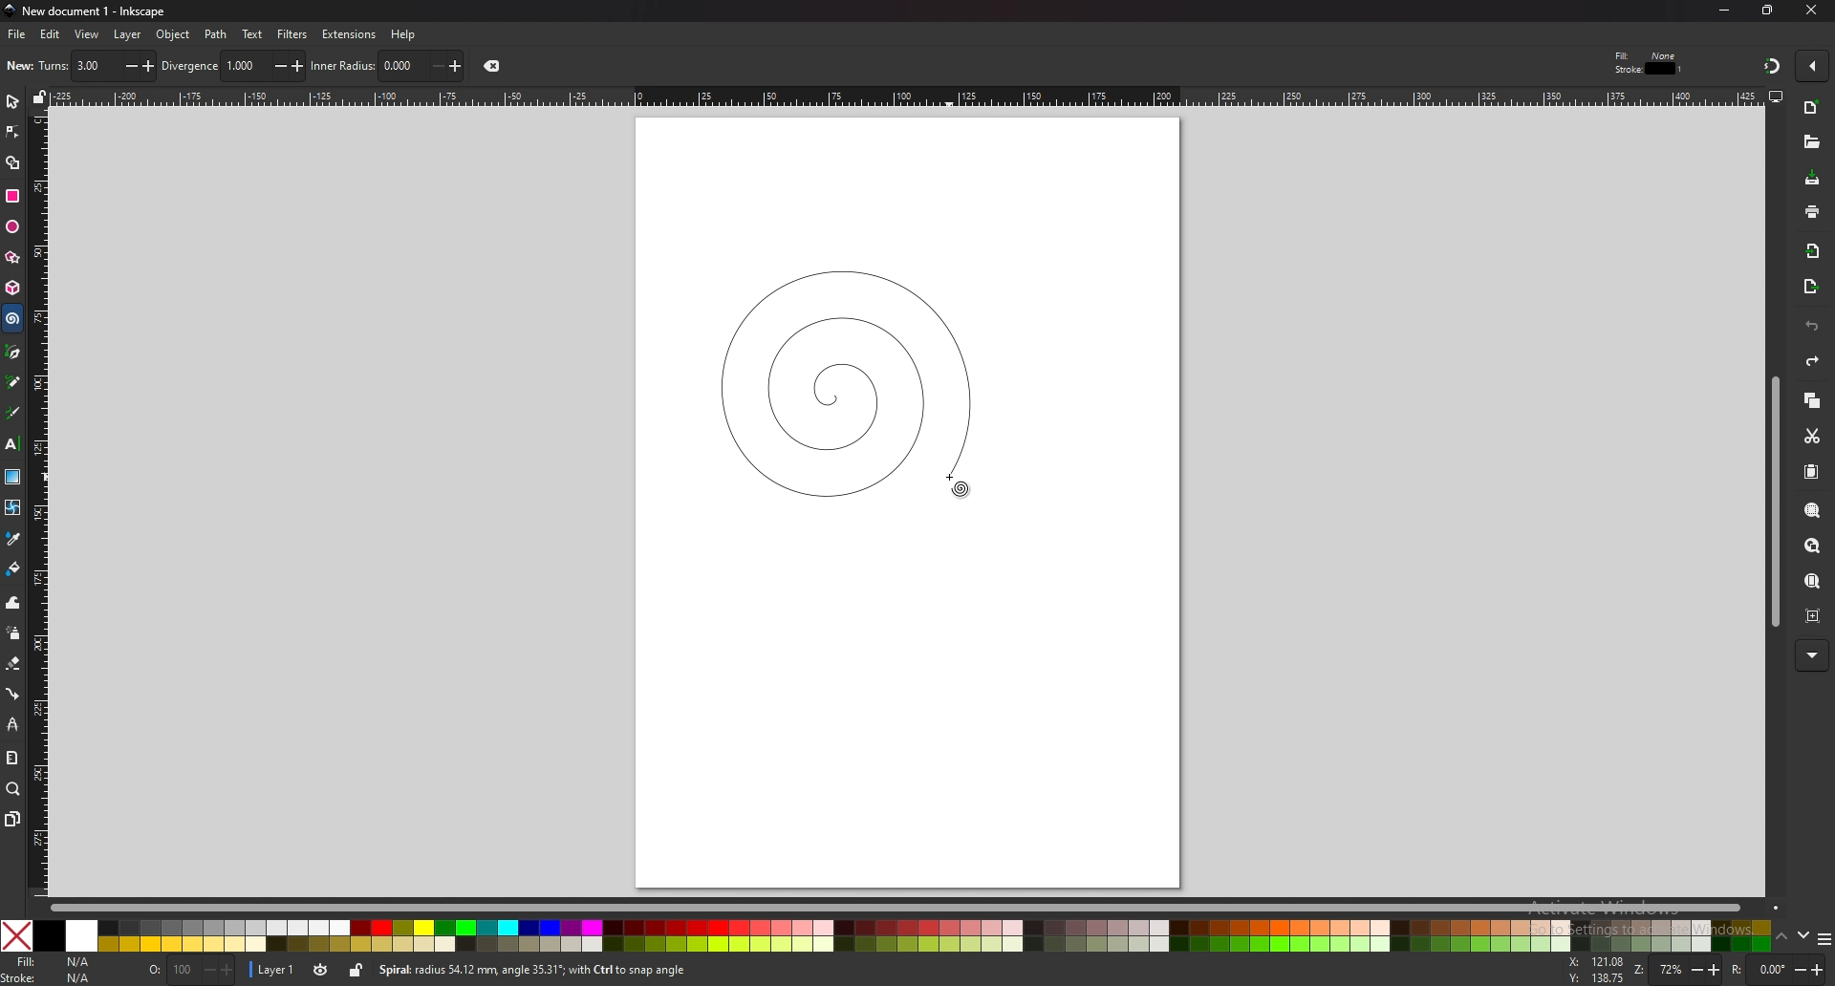  I want to click on connector, so click(12, 695).